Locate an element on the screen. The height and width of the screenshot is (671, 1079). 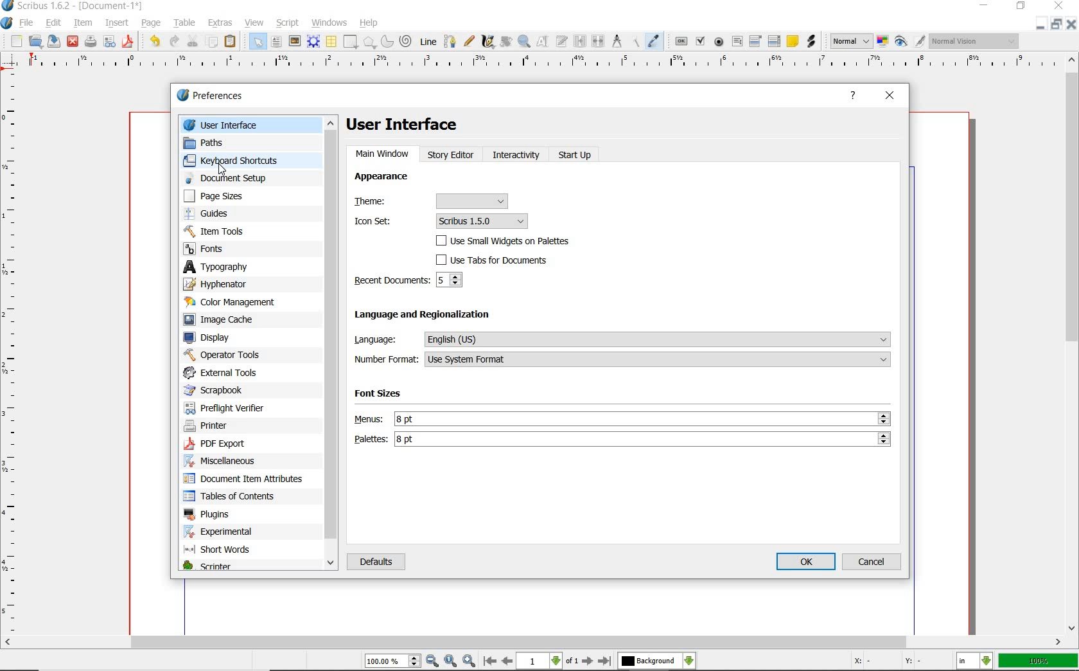
story editor is located at coordinates (452, 157).